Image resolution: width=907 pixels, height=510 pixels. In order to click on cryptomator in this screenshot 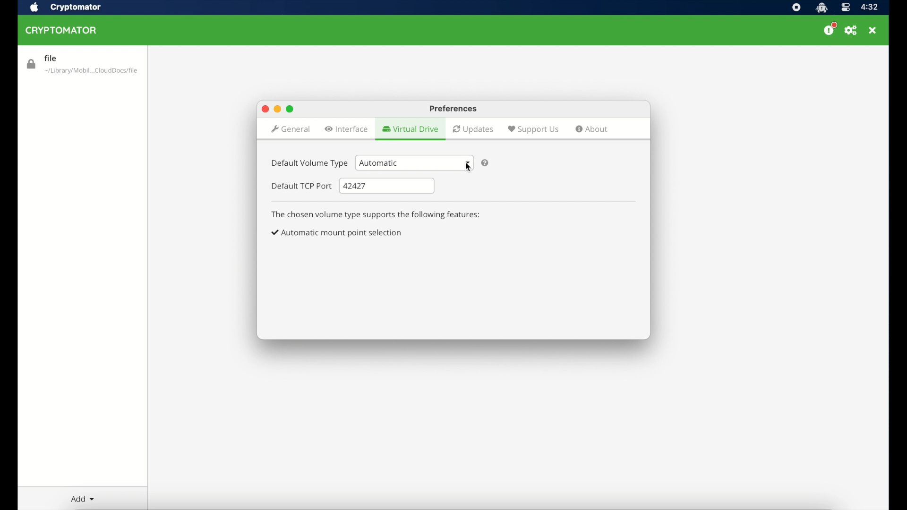, I will do `click(821, 8)`.